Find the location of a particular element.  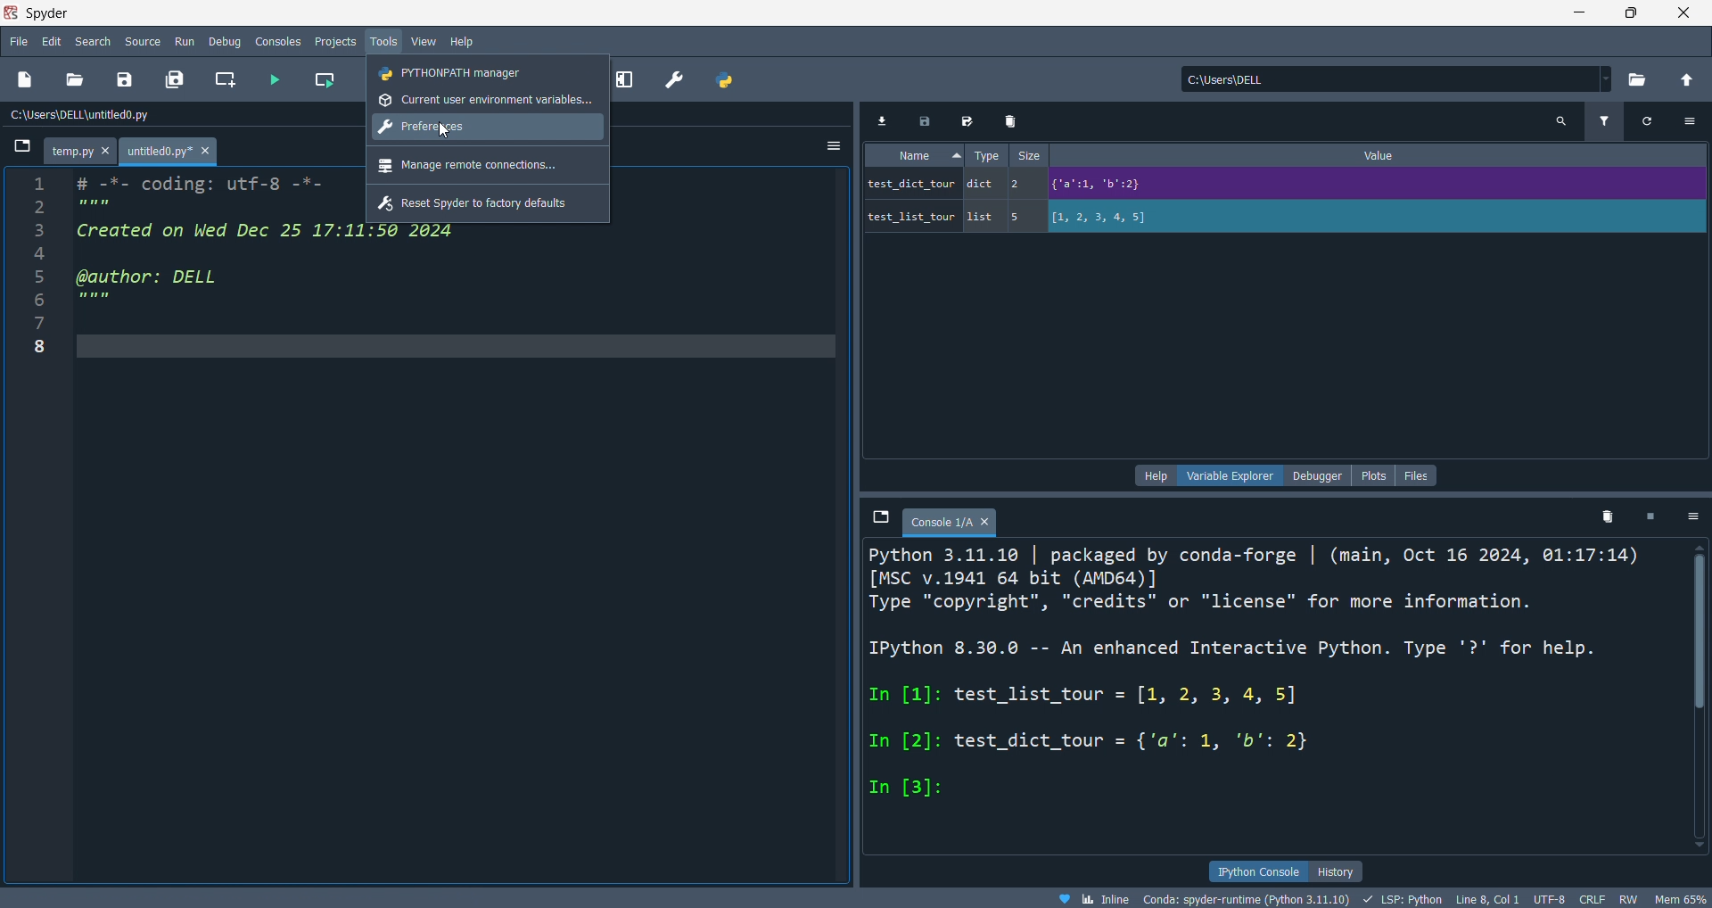

reset is located at coordinates (490, 202).